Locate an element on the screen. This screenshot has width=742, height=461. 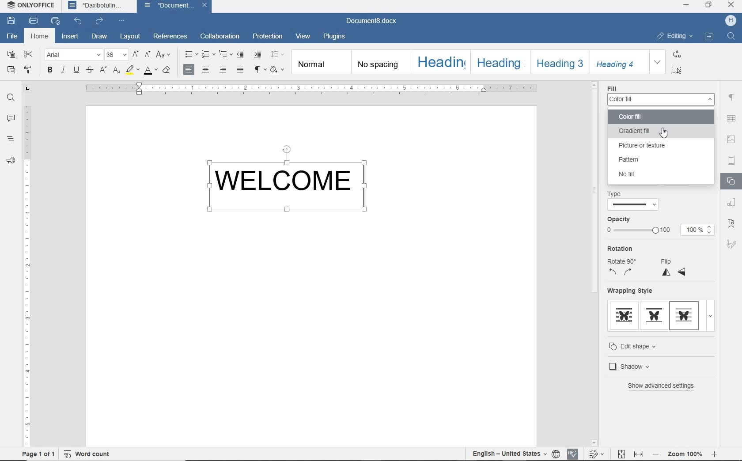
NORMAL is located at coordinates (322, 61).